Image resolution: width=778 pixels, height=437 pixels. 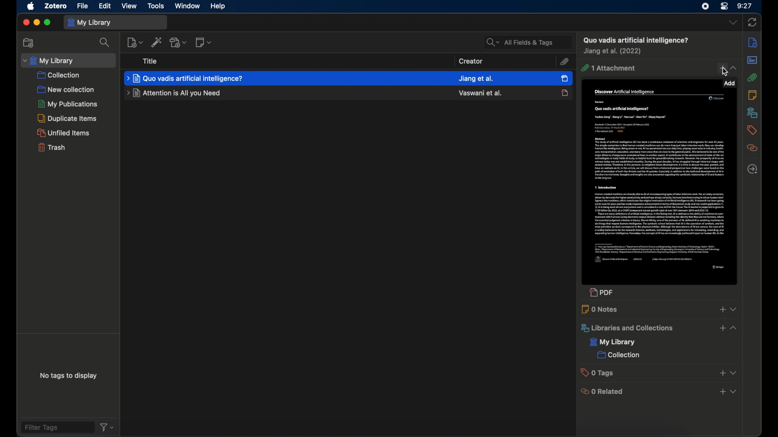 What do you see at coordinates (600, 373) in the screenshot?
I see `0 tags` at bounding box center [600, 373].